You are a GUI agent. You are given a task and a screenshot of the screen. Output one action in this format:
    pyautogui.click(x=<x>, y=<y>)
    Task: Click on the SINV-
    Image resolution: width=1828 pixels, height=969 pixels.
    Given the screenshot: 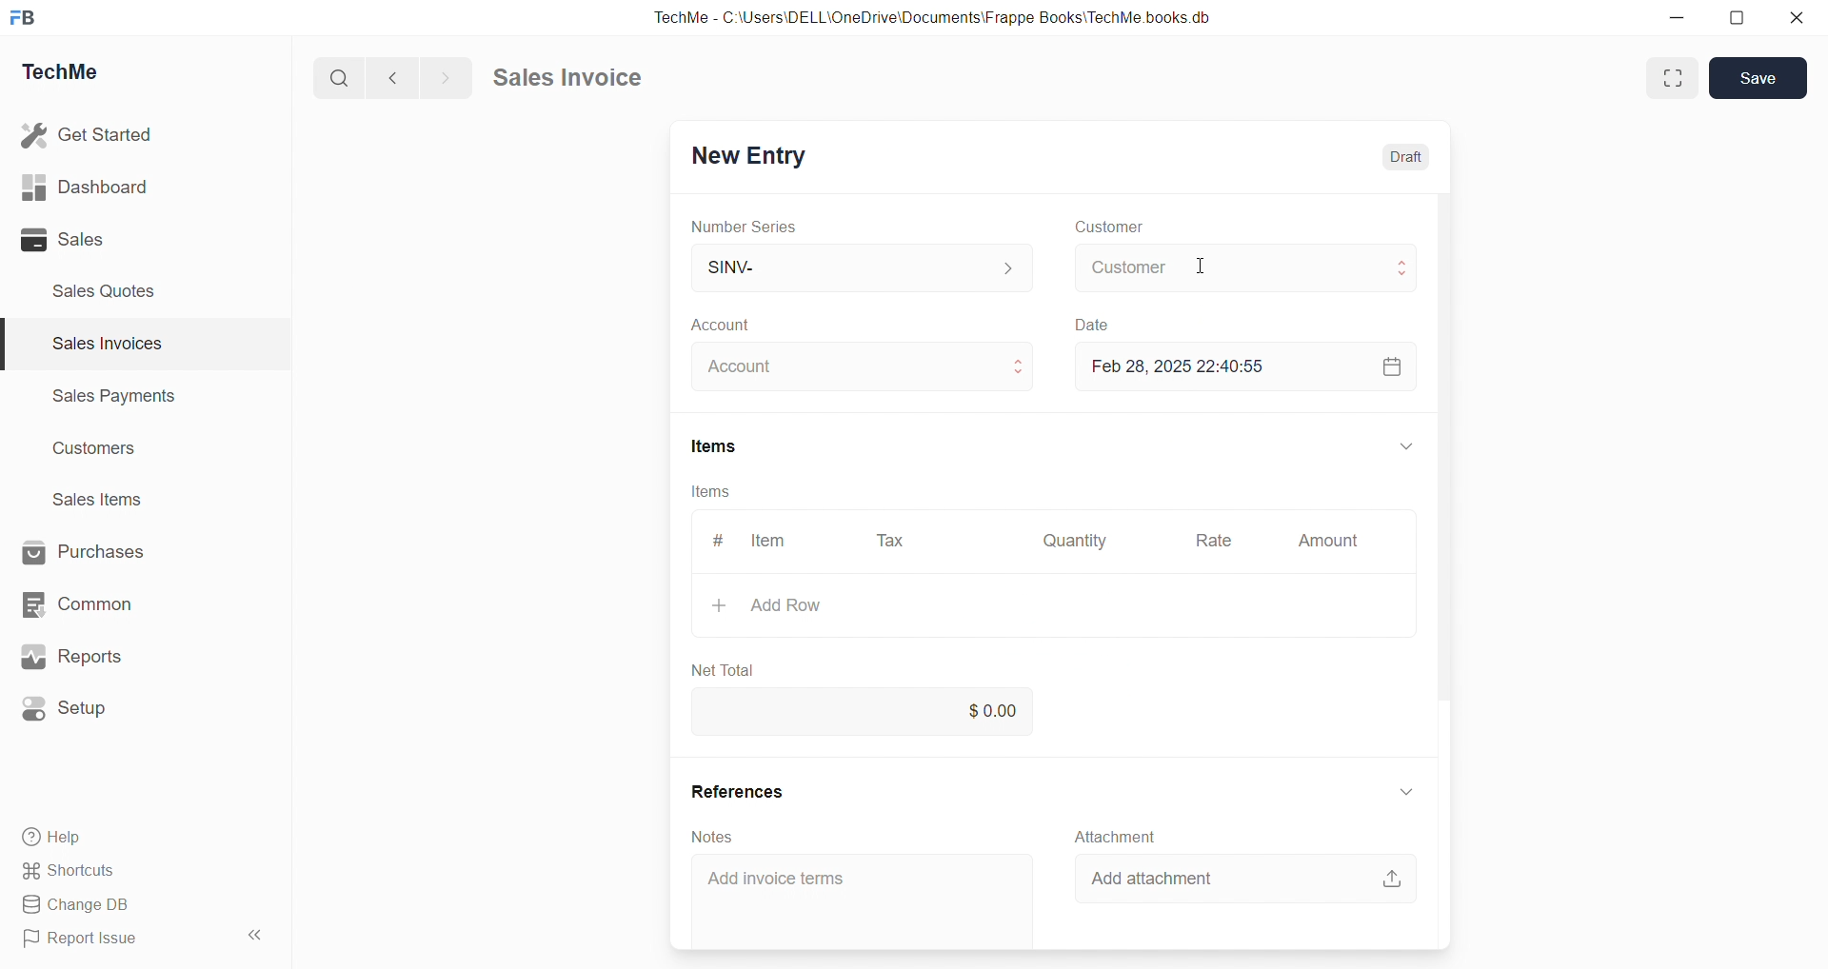 What is the action you would take?
    pyautogui.click(x=863, y=266)
    